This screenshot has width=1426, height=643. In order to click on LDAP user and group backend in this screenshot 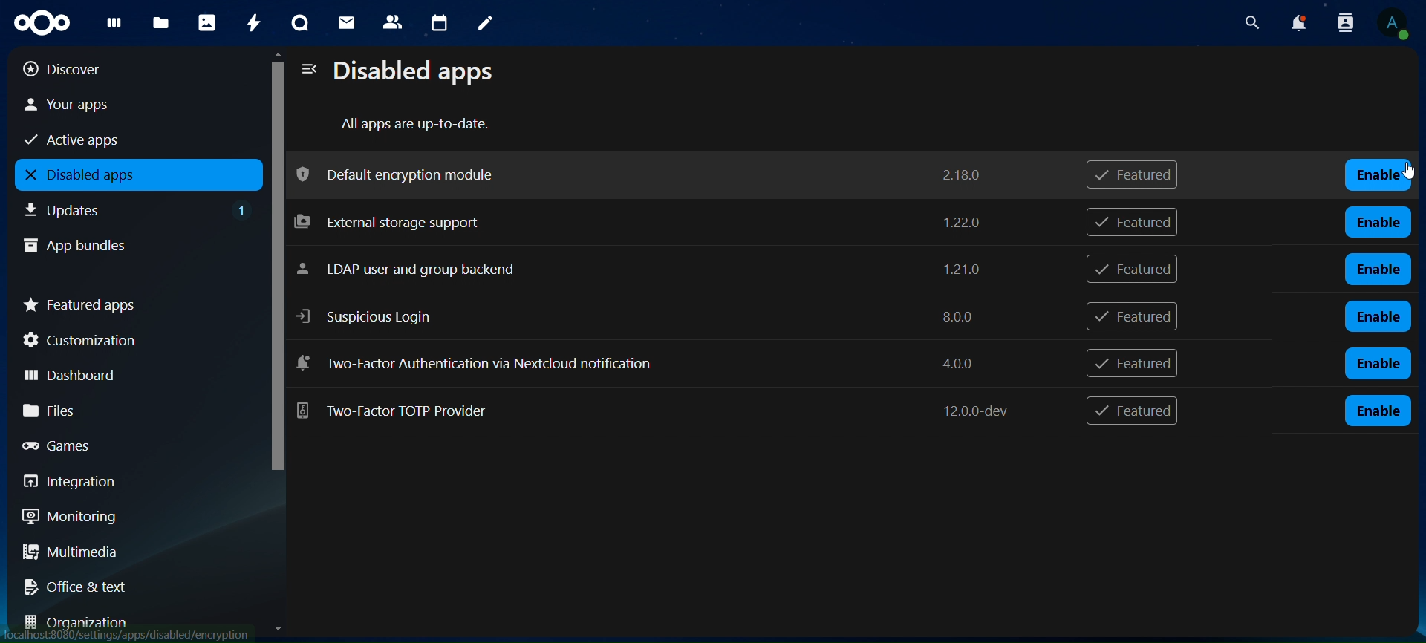, I will do `click(647, 269)`.